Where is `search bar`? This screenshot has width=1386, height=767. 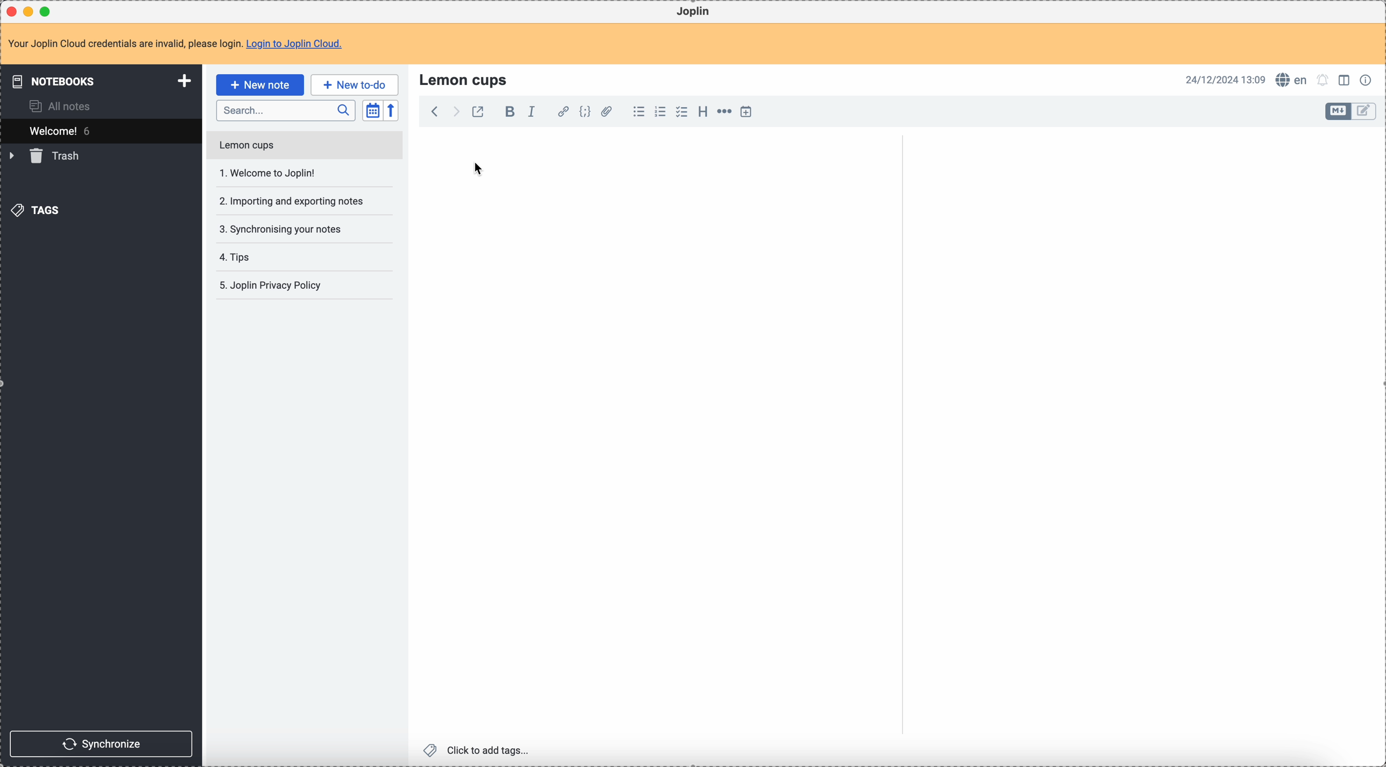
search bar is located at coordinates (285, 111).